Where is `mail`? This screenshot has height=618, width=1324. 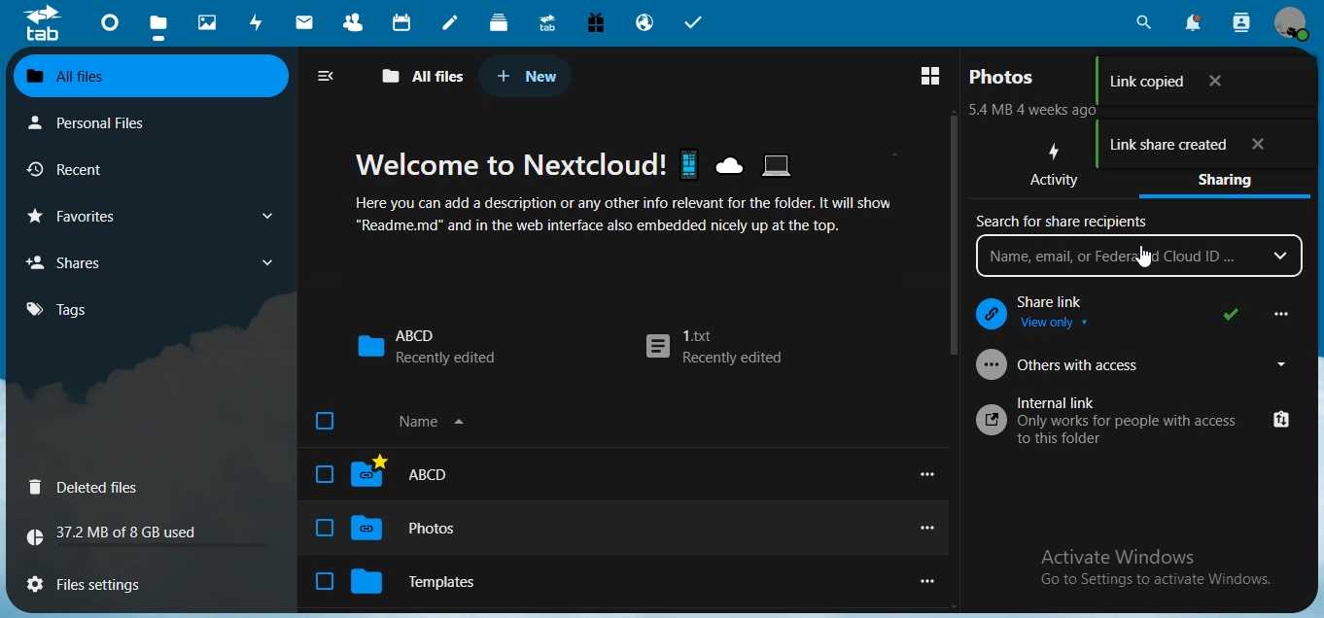 mail is located at coordinates (307, 24).